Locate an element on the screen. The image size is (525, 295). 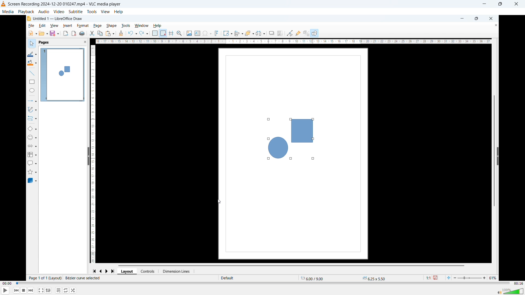
Media  is located at coordinates (8, 11).